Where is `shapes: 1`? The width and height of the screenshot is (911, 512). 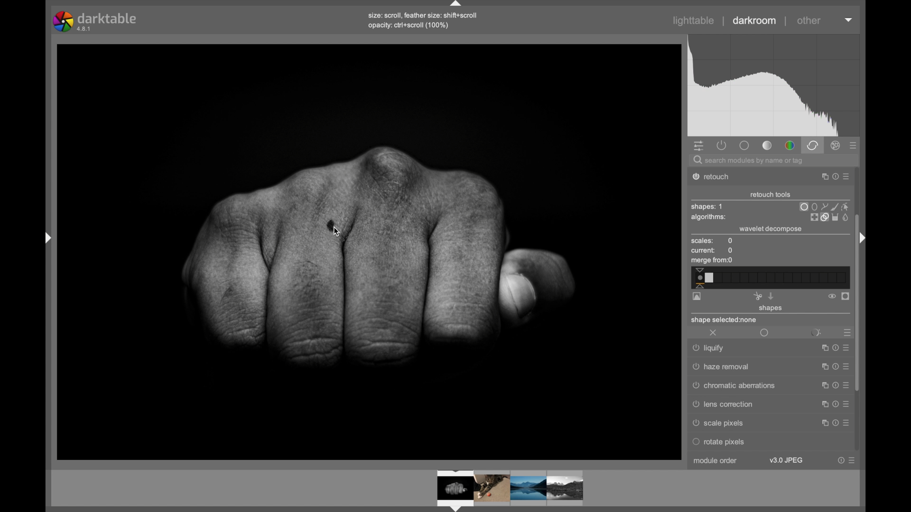
shapes: 1 is located at coordinates (706, 207).